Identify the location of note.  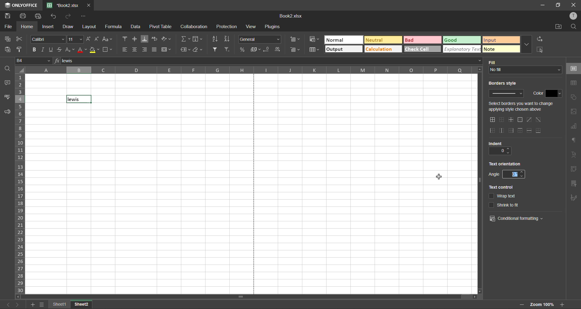
(500, 50).